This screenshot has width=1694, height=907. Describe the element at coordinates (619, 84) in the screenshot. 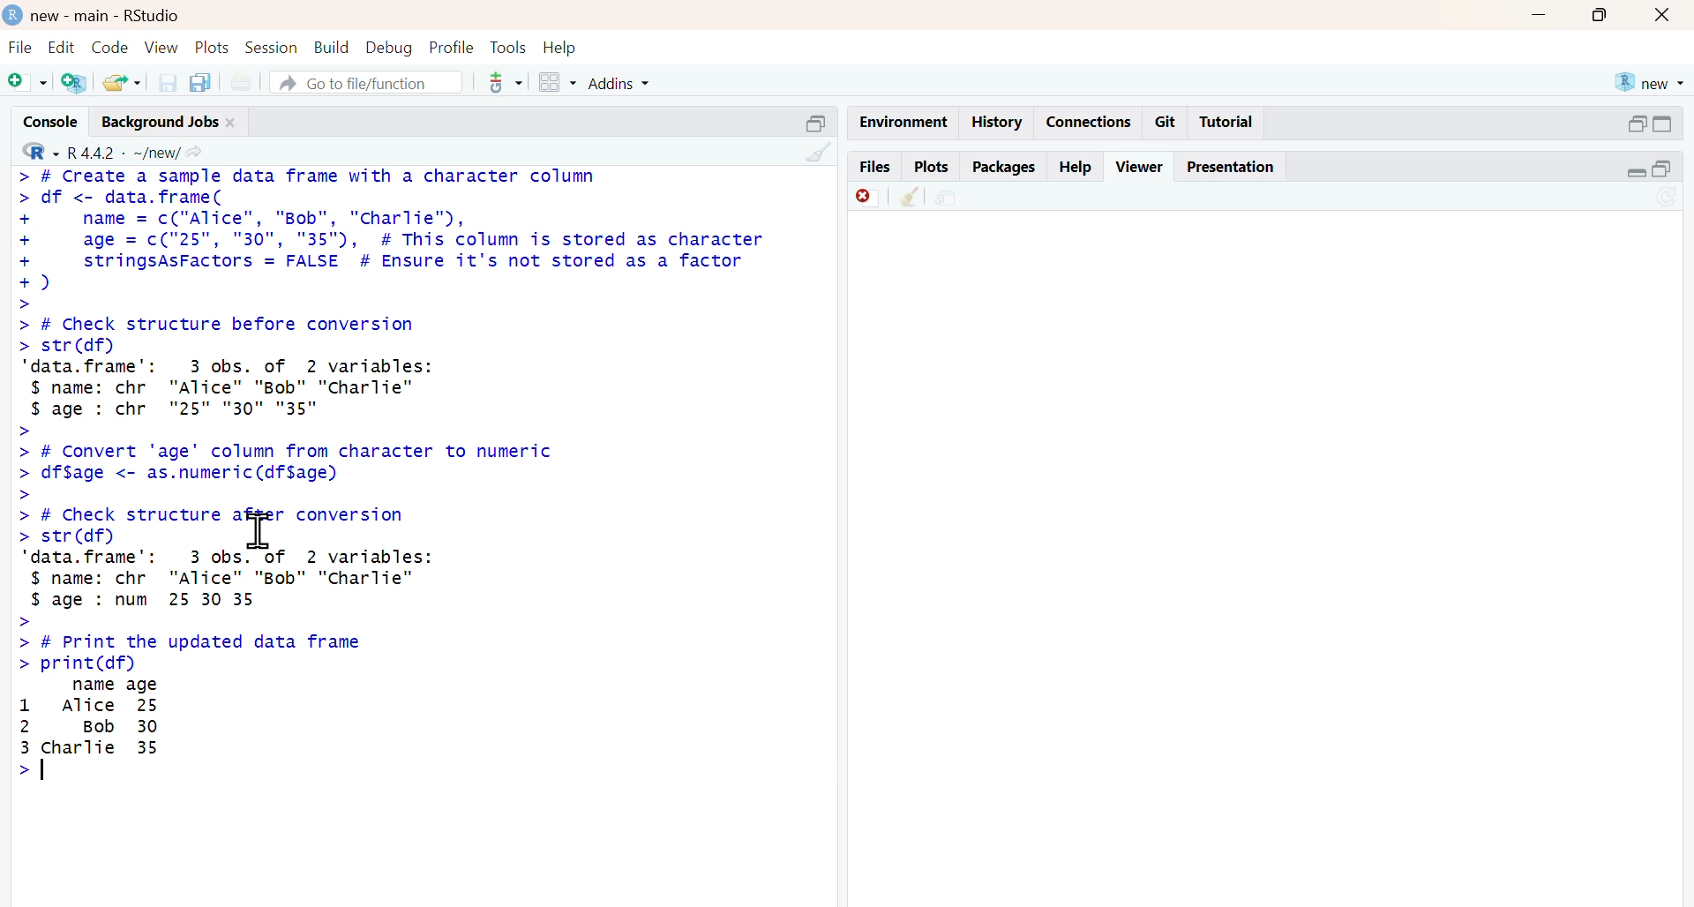

I see `addins` at that location.